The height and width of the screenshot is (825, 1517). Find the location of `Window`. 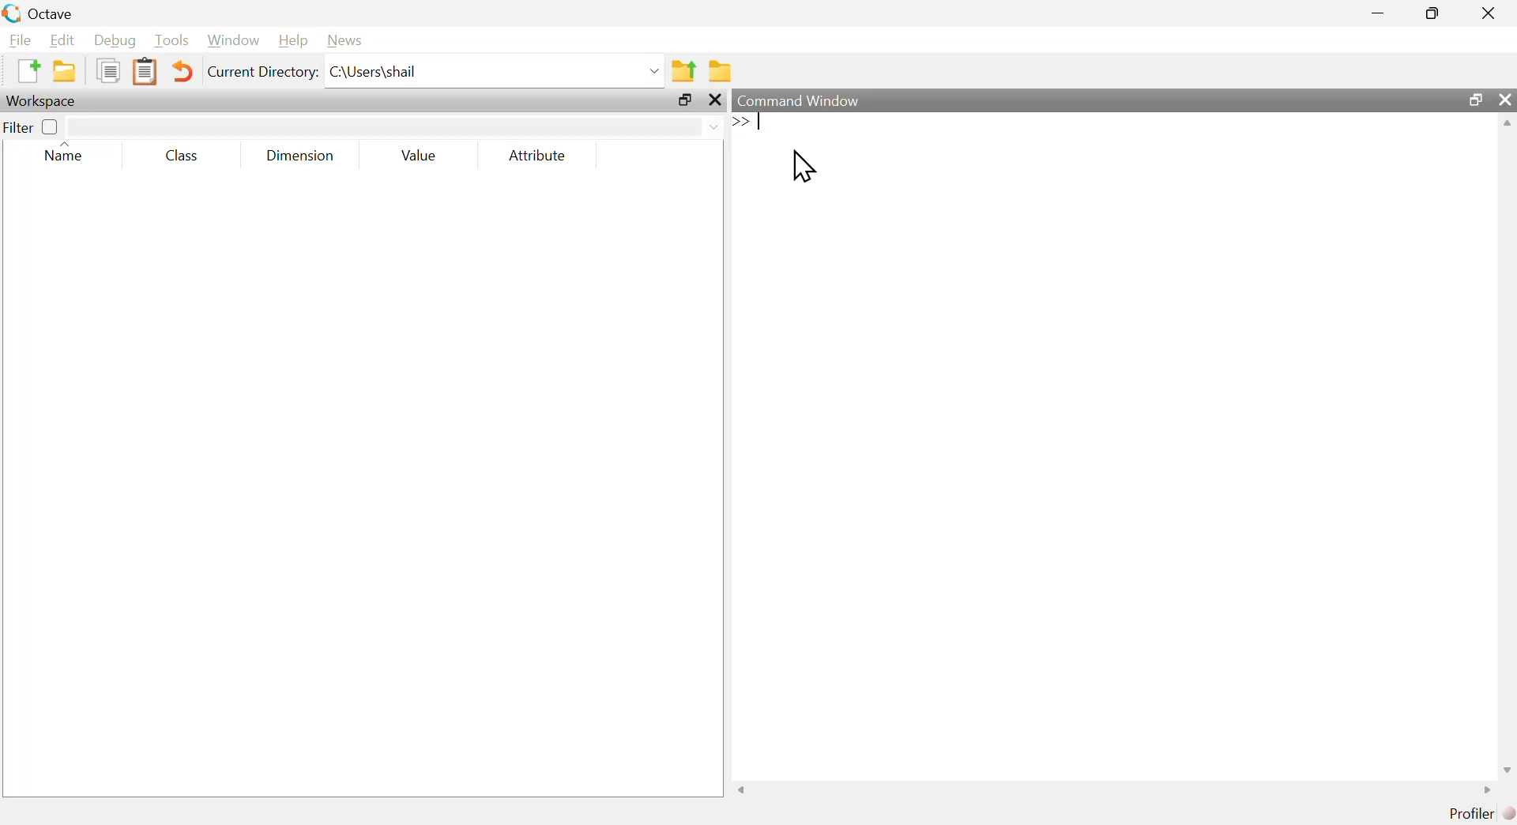

Window is located at coordinates (234, 40).